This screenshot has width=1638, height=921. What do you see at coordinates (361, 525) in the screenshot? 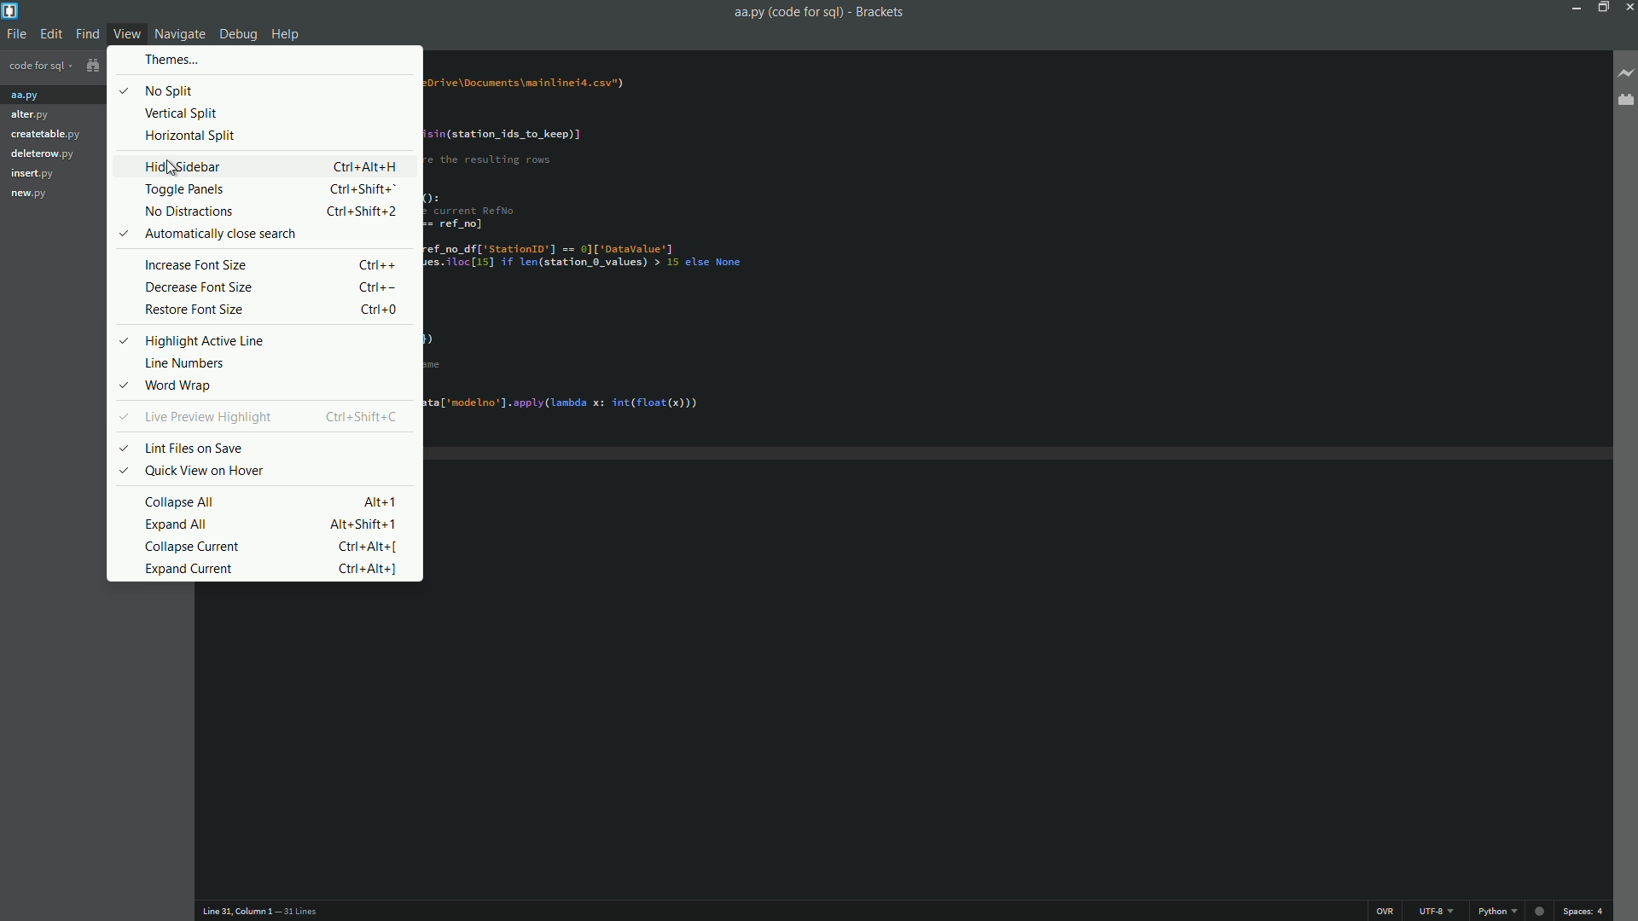
I see `keyboard shortcut` at bounding box center [361, 525].